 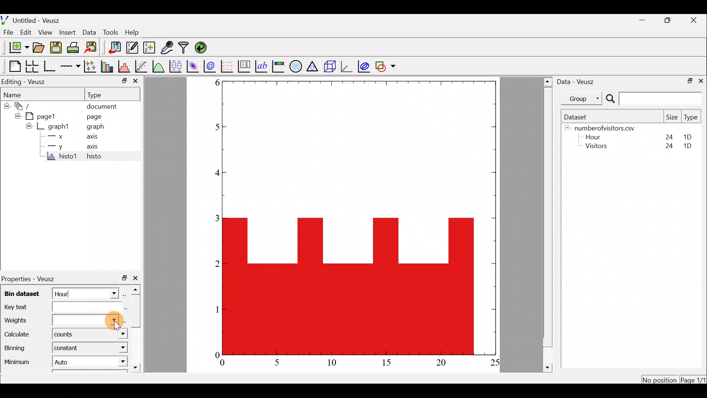 What do you see at coordinates (312, 67) in the screenshot?
I see `Ternary graph` at bounding box center [312, 67].